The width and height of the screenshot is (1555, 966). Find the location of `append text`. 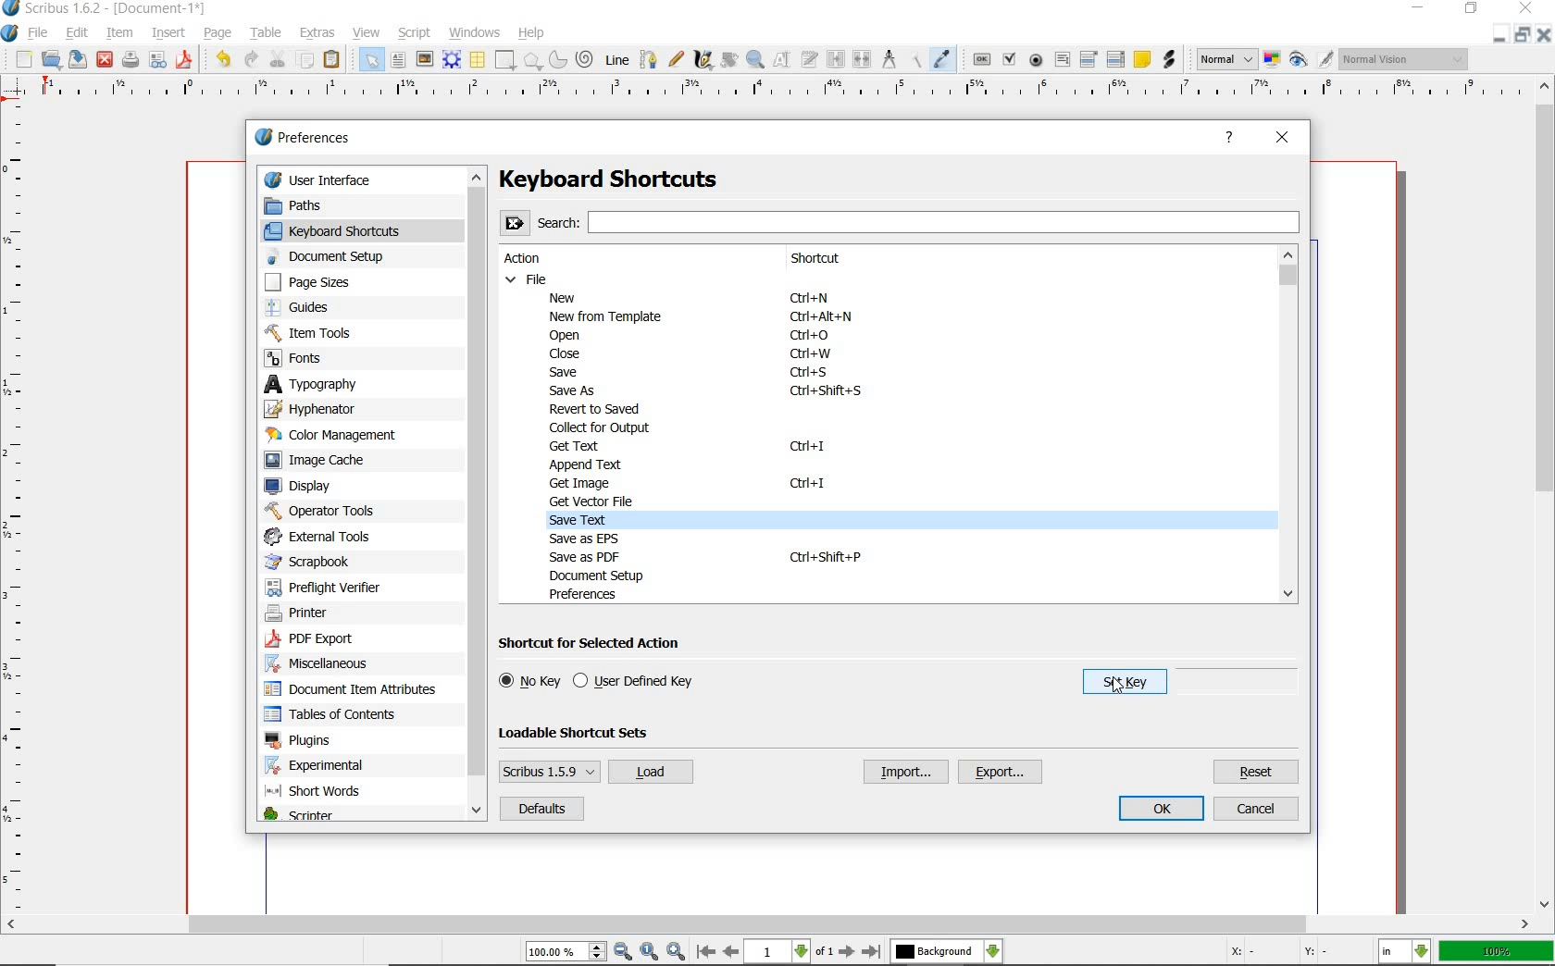

append text is located at coordinates (584, 464).